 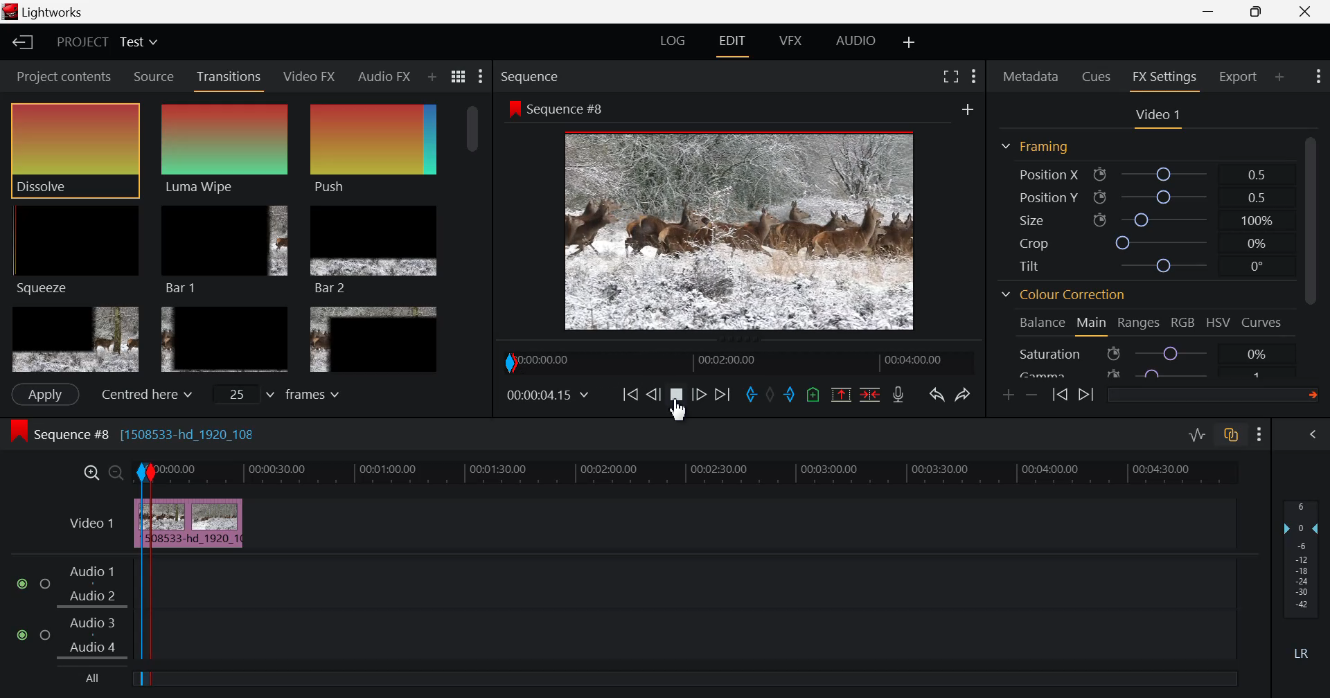 I want to click on Audio Level, so click(x=1305, y=581).